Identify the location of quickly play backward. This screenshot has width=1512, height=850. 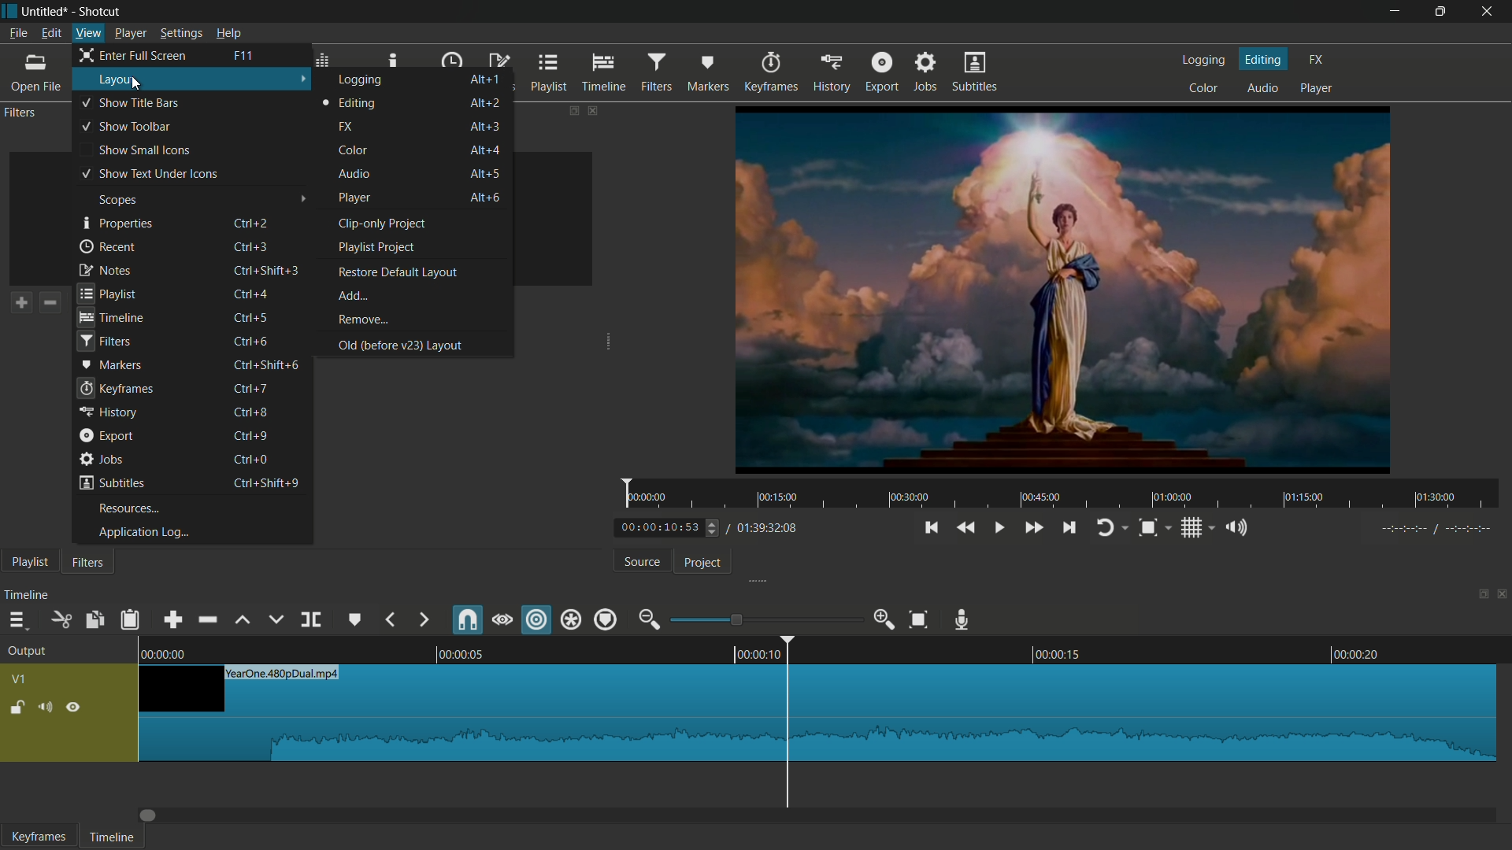
(965, 528).